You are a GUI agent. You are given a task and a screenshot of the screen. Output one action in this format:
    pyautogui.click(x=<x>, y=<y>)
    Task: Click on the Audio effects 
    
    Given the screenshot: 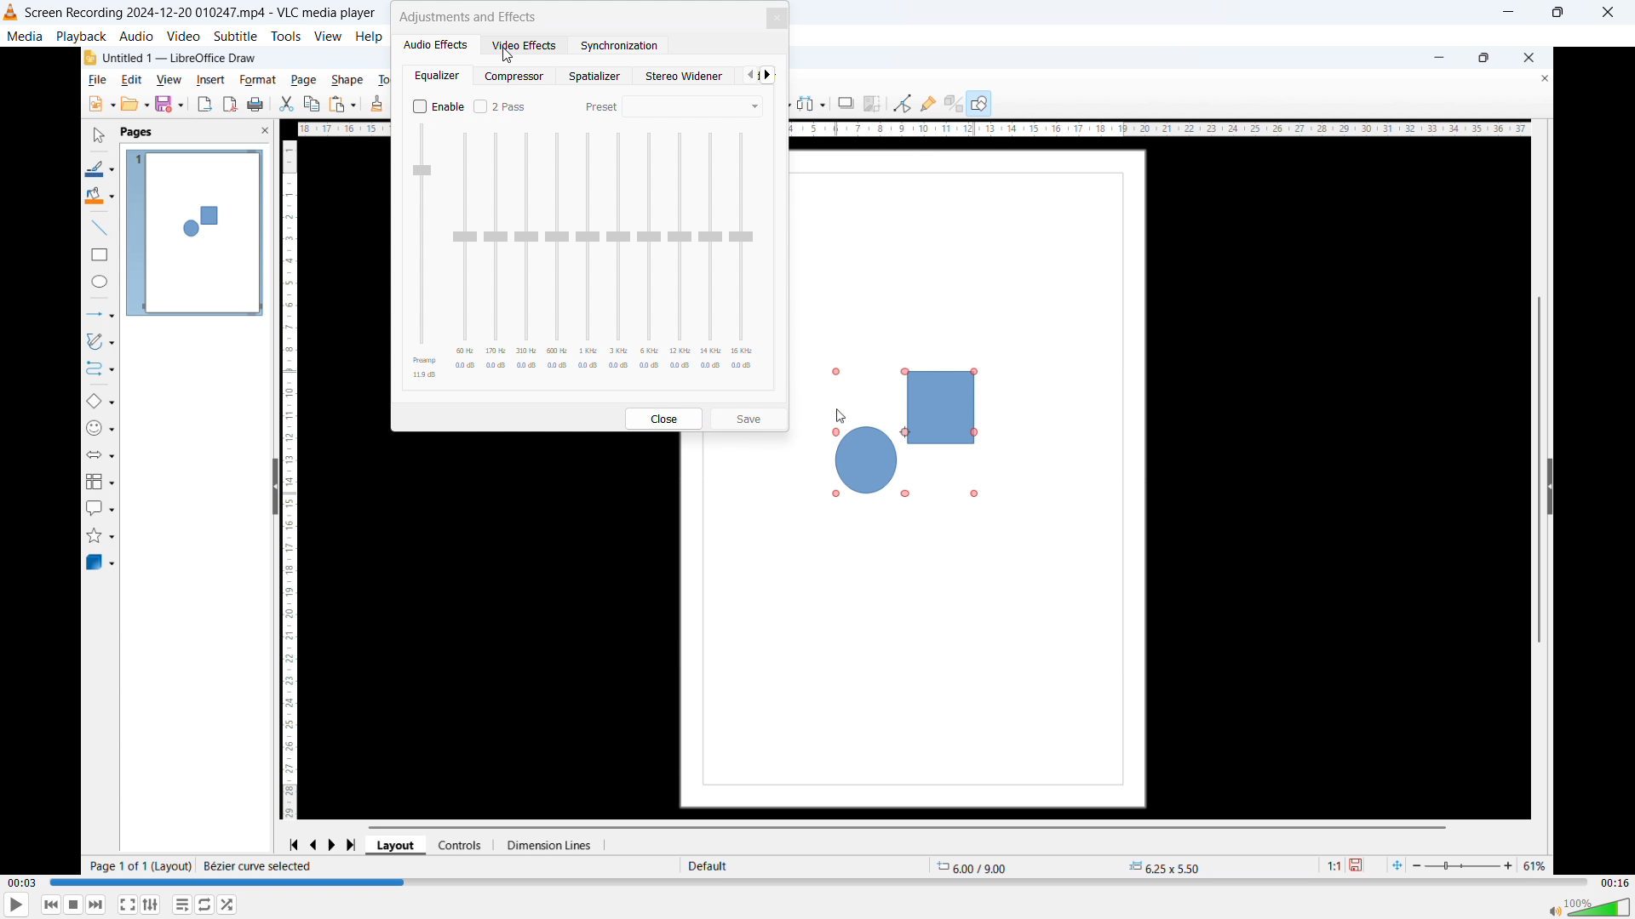 What is the action you would take?
    pyautogui.click(x=435, y=45)
    